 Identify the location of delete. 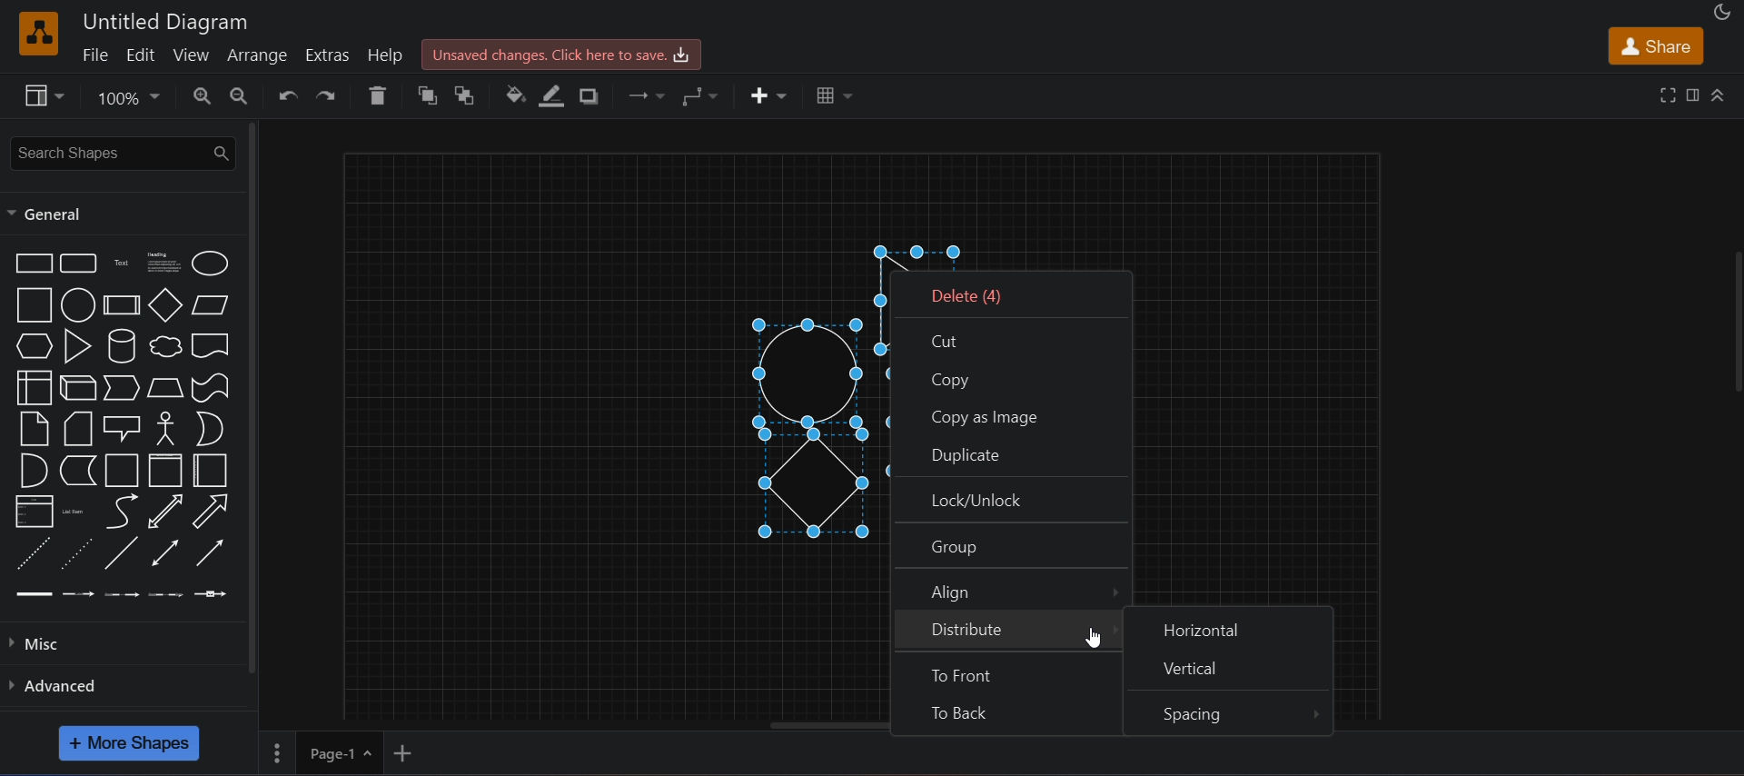
(1009, 294).